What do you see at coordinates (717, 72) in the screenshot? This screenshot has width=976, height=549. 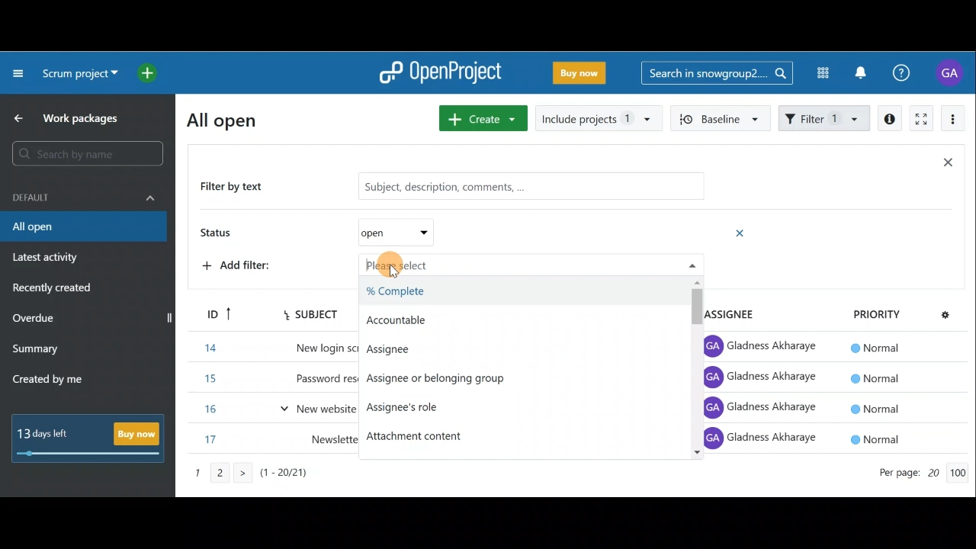 I see `Search bar` at bounding box center [717, 72].